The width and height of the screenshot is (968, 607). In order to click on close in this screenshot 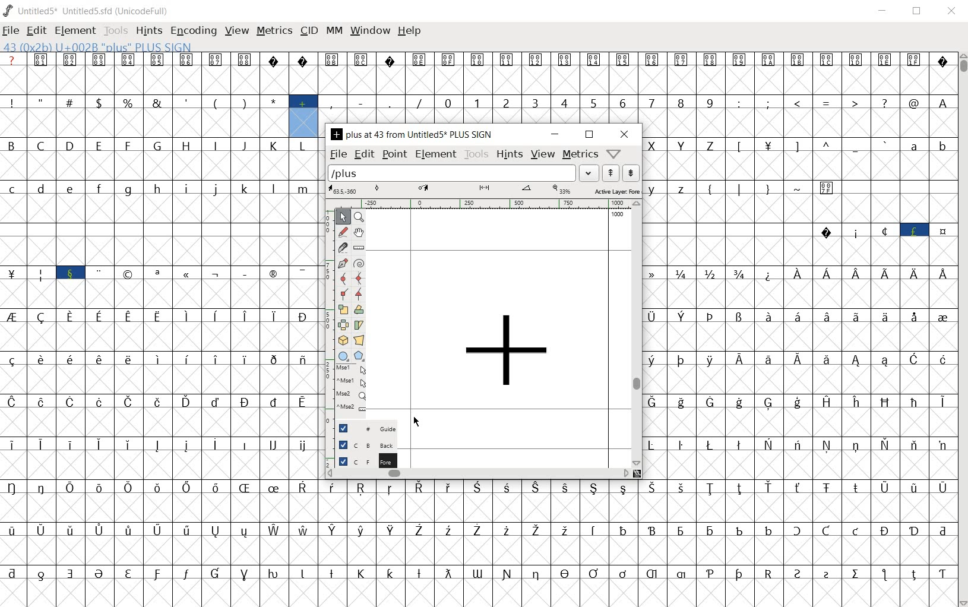, I will do `click(625, 134)`.